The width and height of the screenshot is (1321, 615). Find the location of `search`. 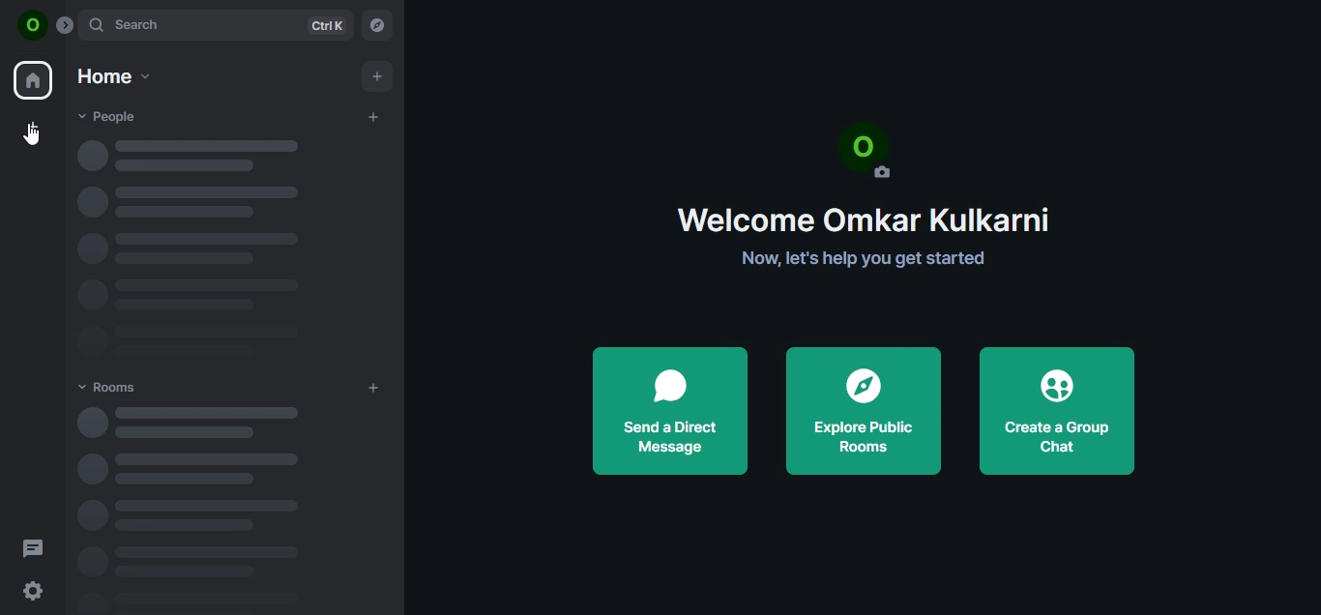

search is located at coordinates (214, 26).